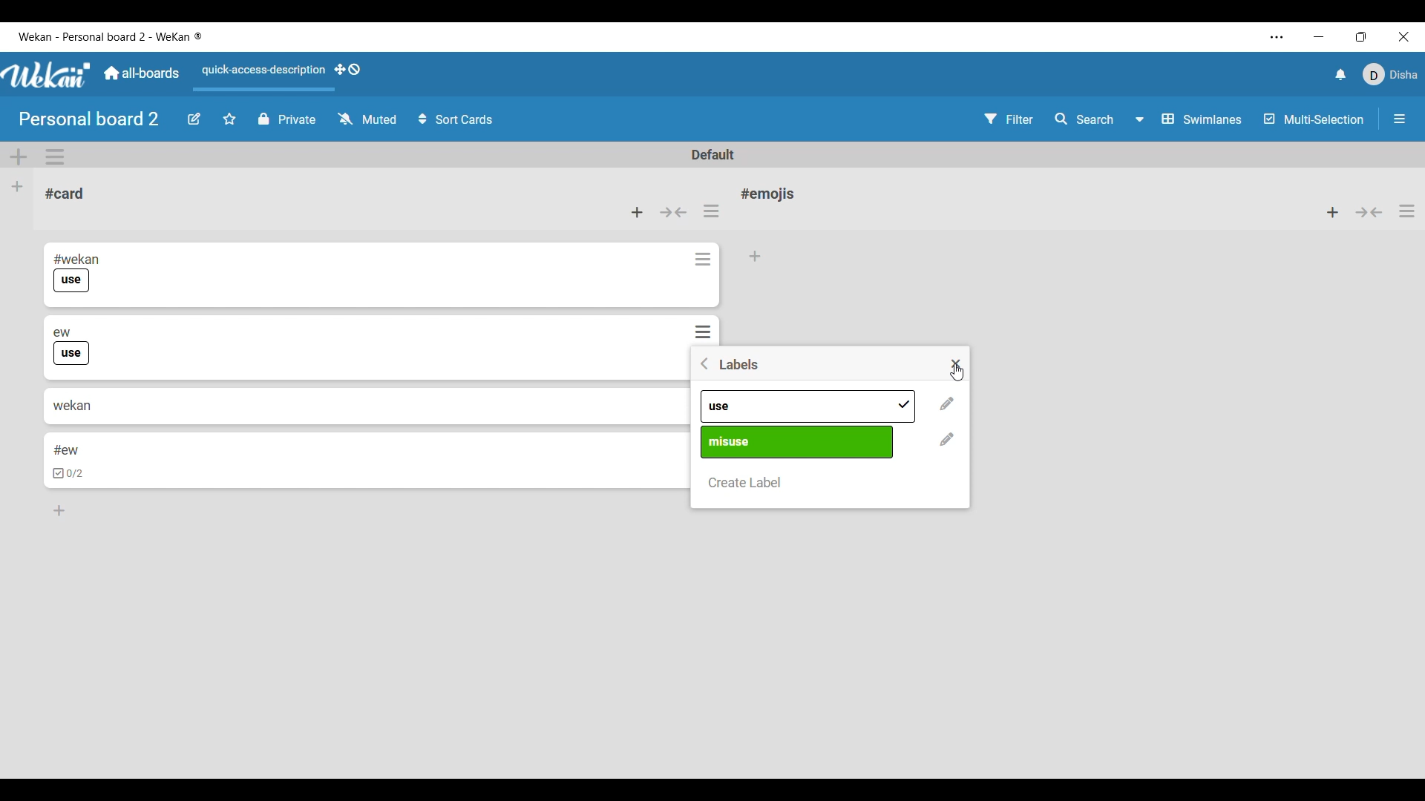 This screenshot has height=801, width=1425. I want to click on #wekan, so click(77, 258).